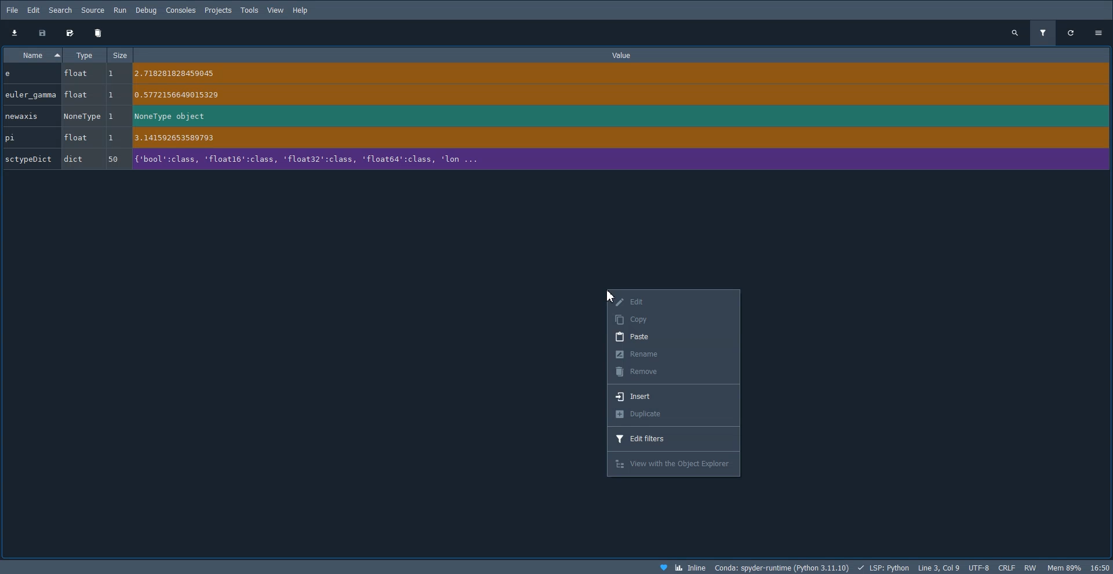 This screenshot has width=1113, height=574. What do you see at coordinates (181, 9) in the screenshot?
I see `Console` at bounding box center [181, 9].